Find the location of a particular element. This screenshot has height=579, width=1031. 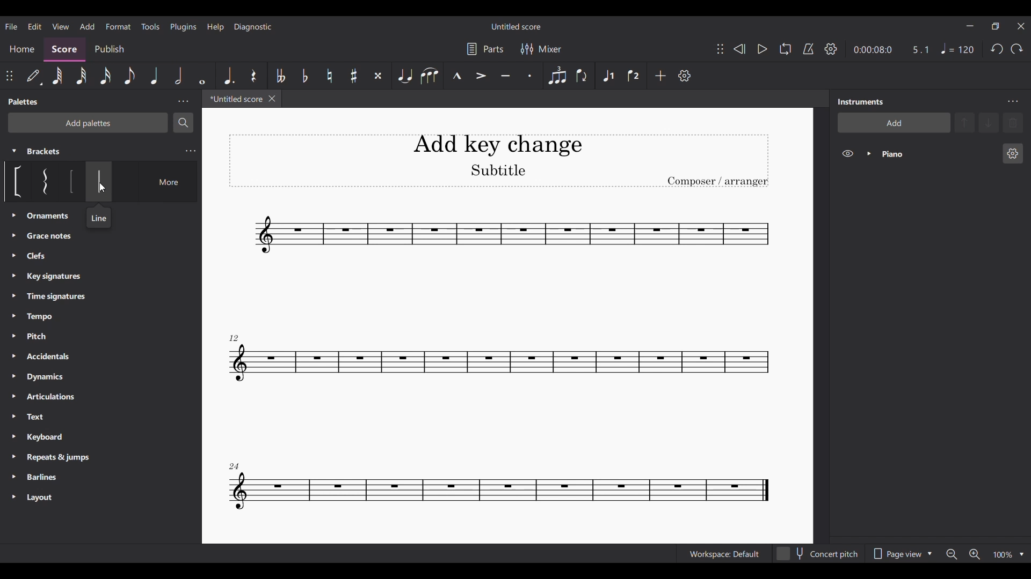

Edit menu is located at coordinates (35, 27).